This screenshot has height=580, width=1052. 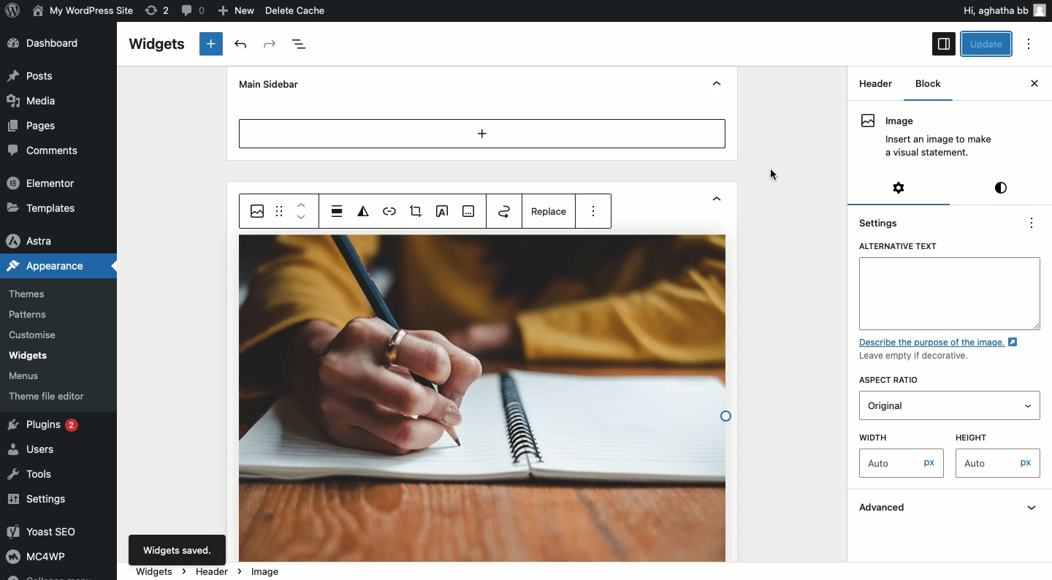 I want to click on Add, so click(x=483, y=133).